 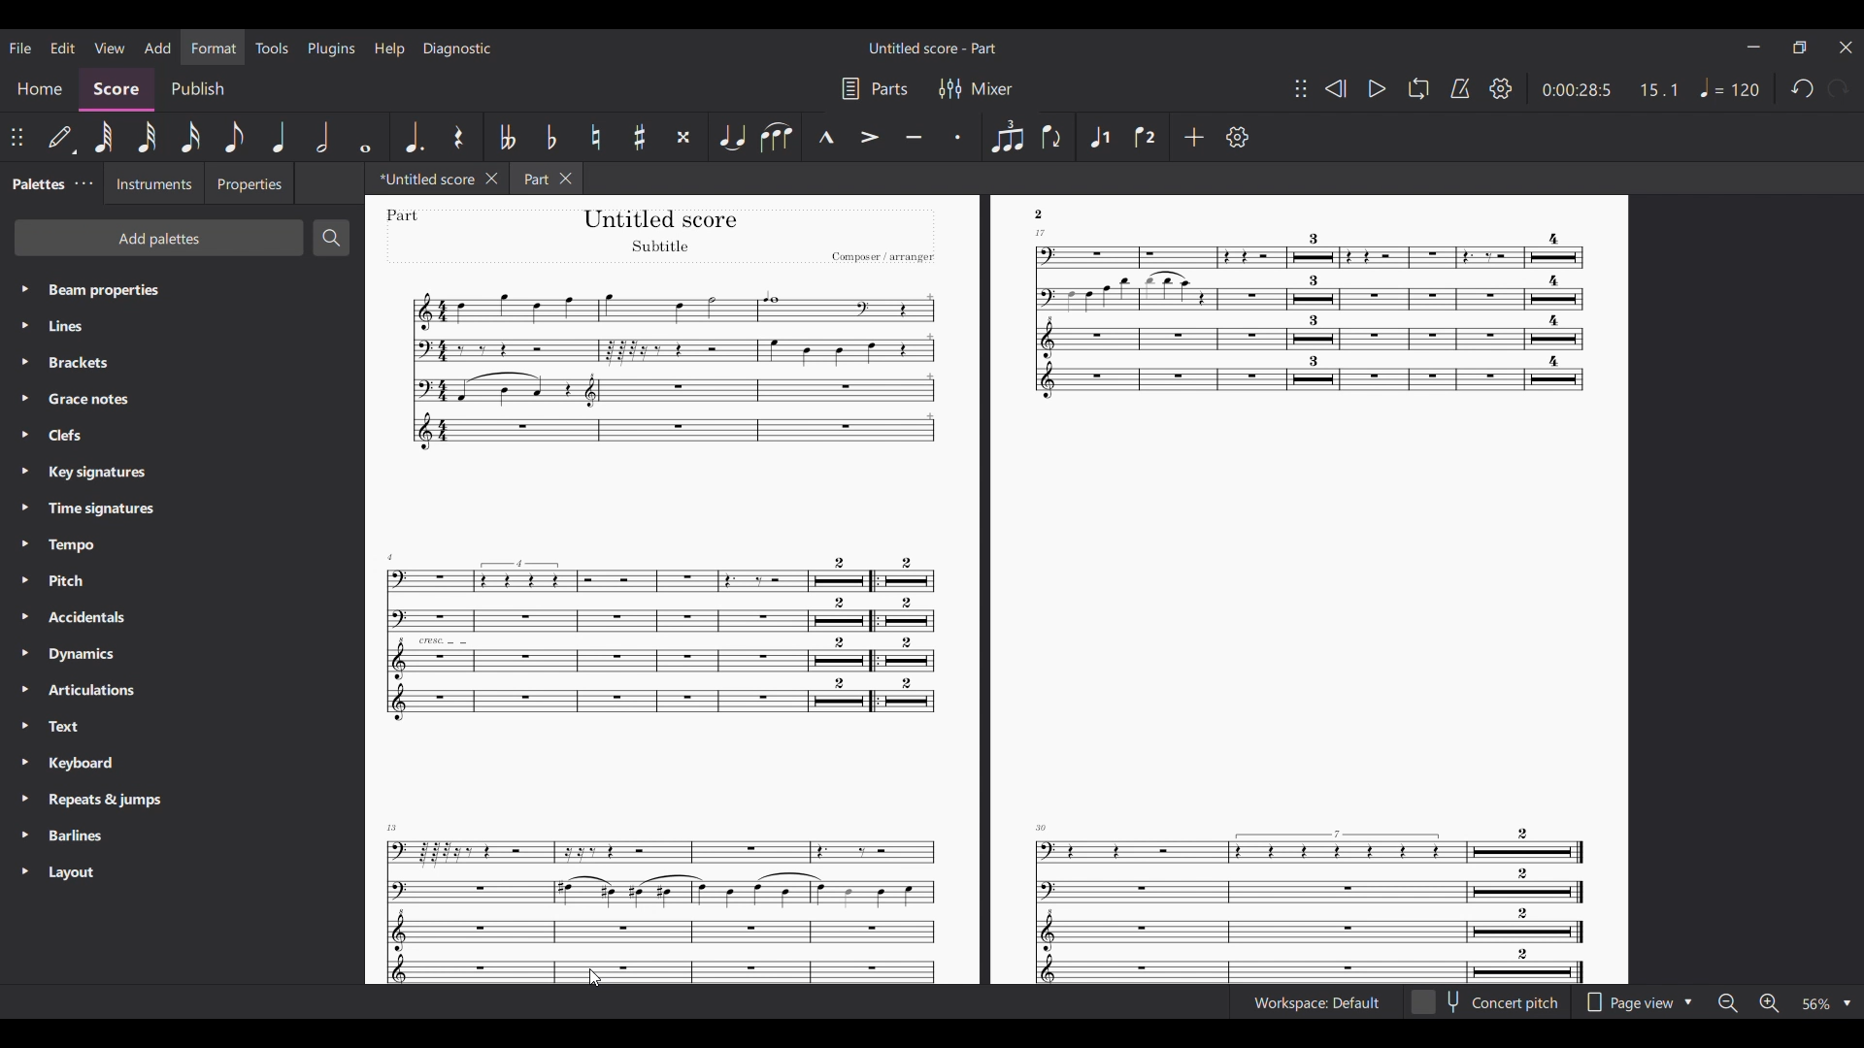 What do you see at coordinates (1099, 137) in the screenshot?
I see `Voice 1` at bounding box center [1099, 137].